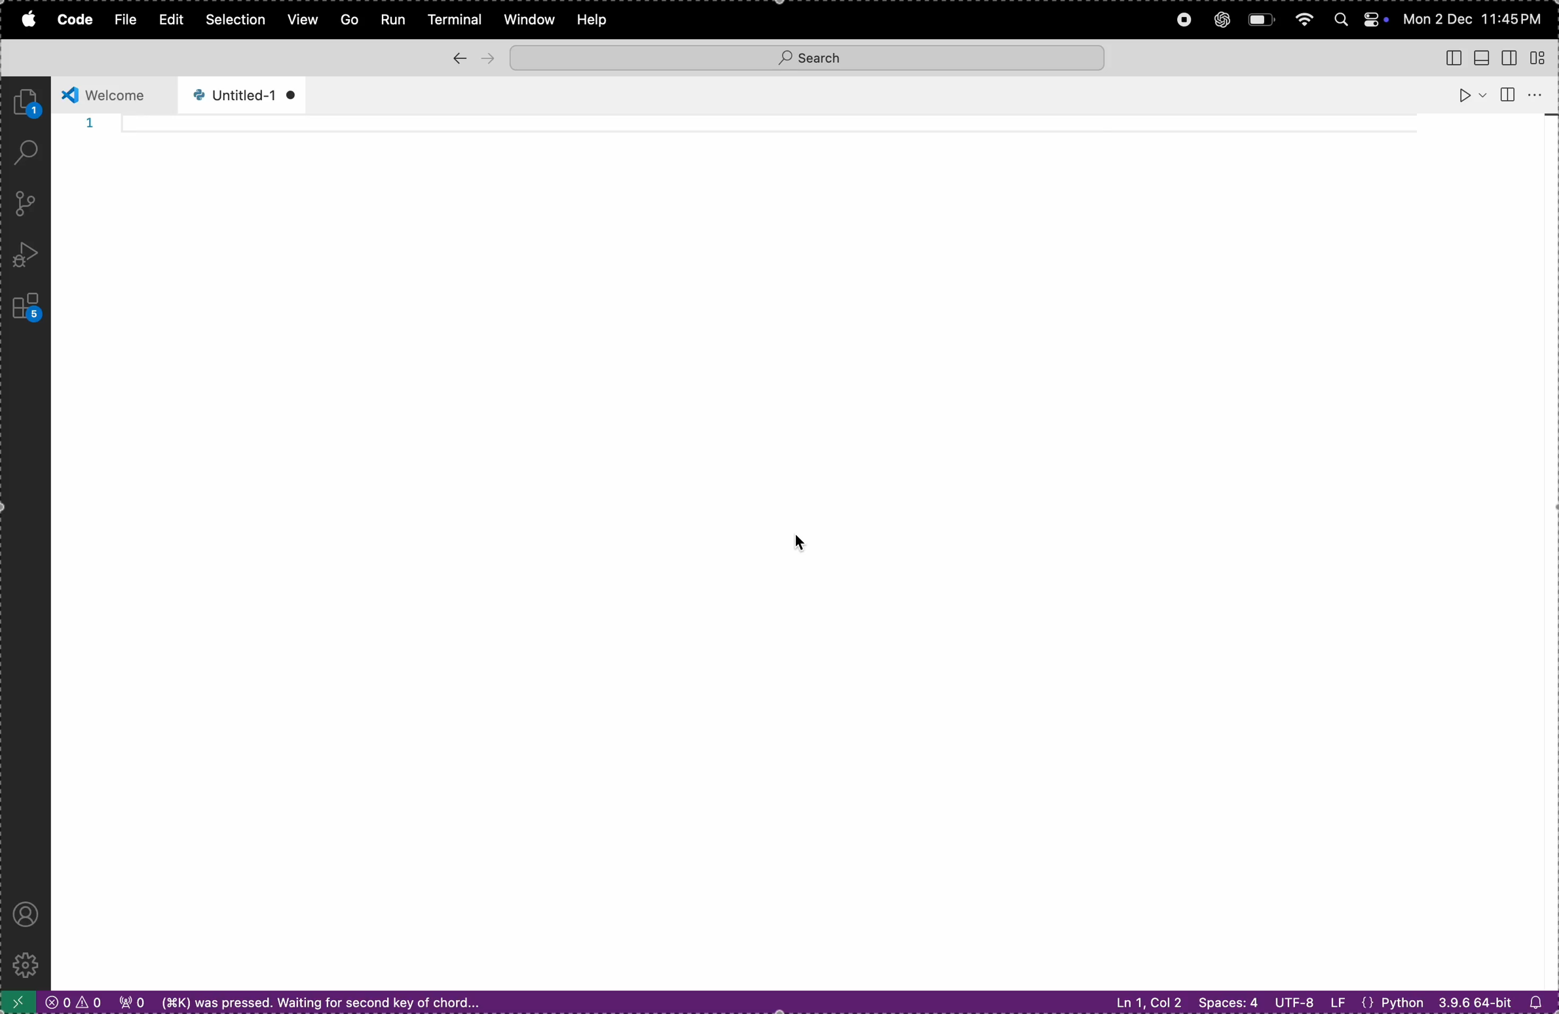  I want to click on source control, so click(22, 204).